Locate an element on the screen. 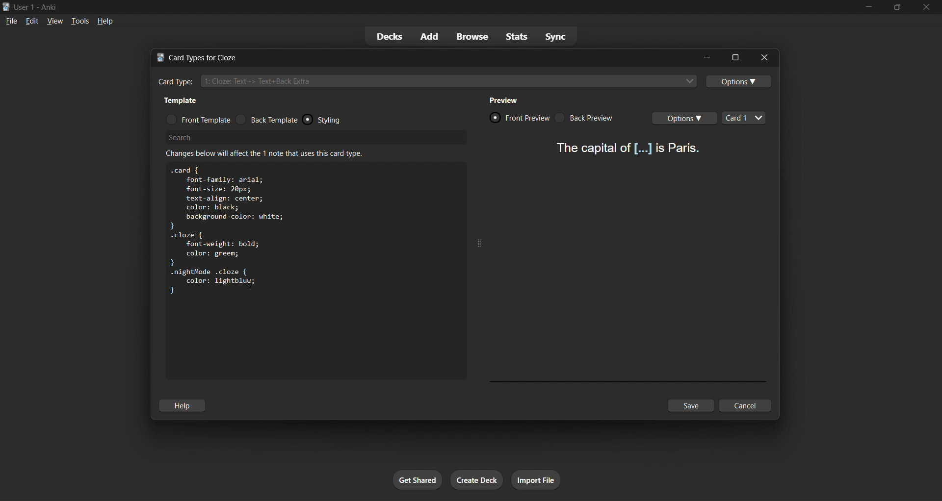 This screenshot has height=501, width=942. help is located at coordinates (108, 21).